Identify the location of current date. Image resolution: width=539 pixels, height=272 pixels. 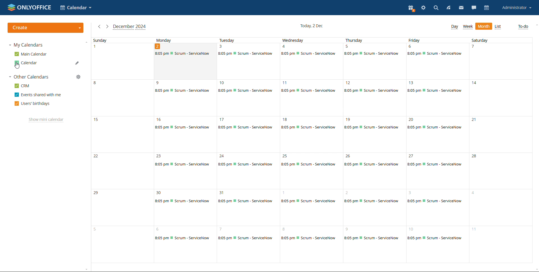
(311, 26).